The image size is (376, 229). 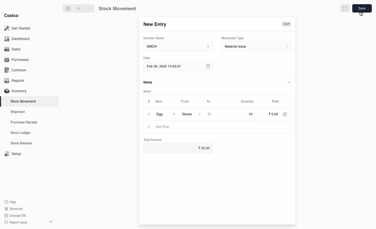 What do you see at coordinates (187, 102) in the screenshot?
I see `From` at bounding box center [187, 102].